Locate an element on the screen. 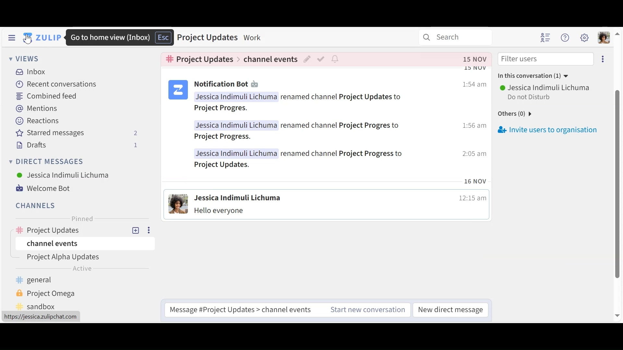  user is located at coordinates (238, 197).